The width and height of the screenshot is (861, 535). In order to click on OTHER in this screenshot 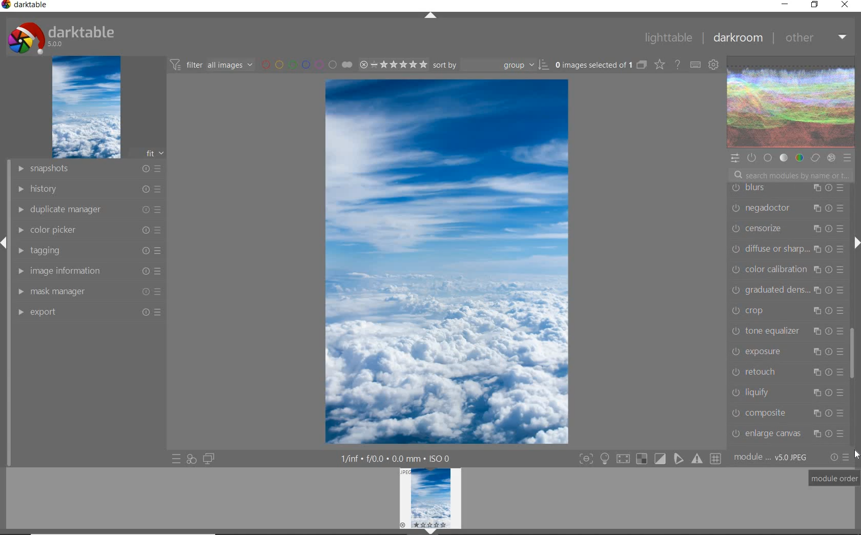, I will do `click(814, 39)`.